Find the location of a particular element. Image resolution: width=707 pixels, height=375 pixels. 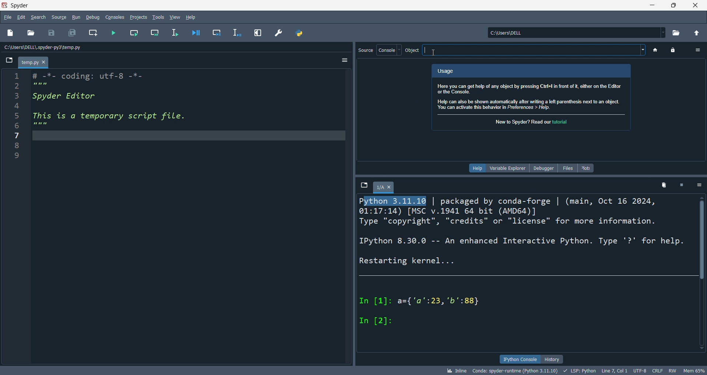

help is located at coordinates (476, 168).